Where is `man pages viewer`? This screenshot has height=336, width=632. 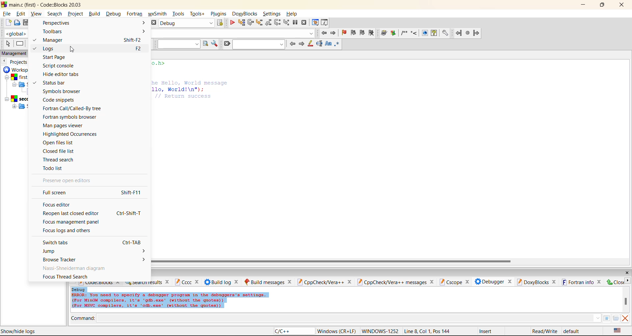
man pages viewer is located at coordinates (63, 126).